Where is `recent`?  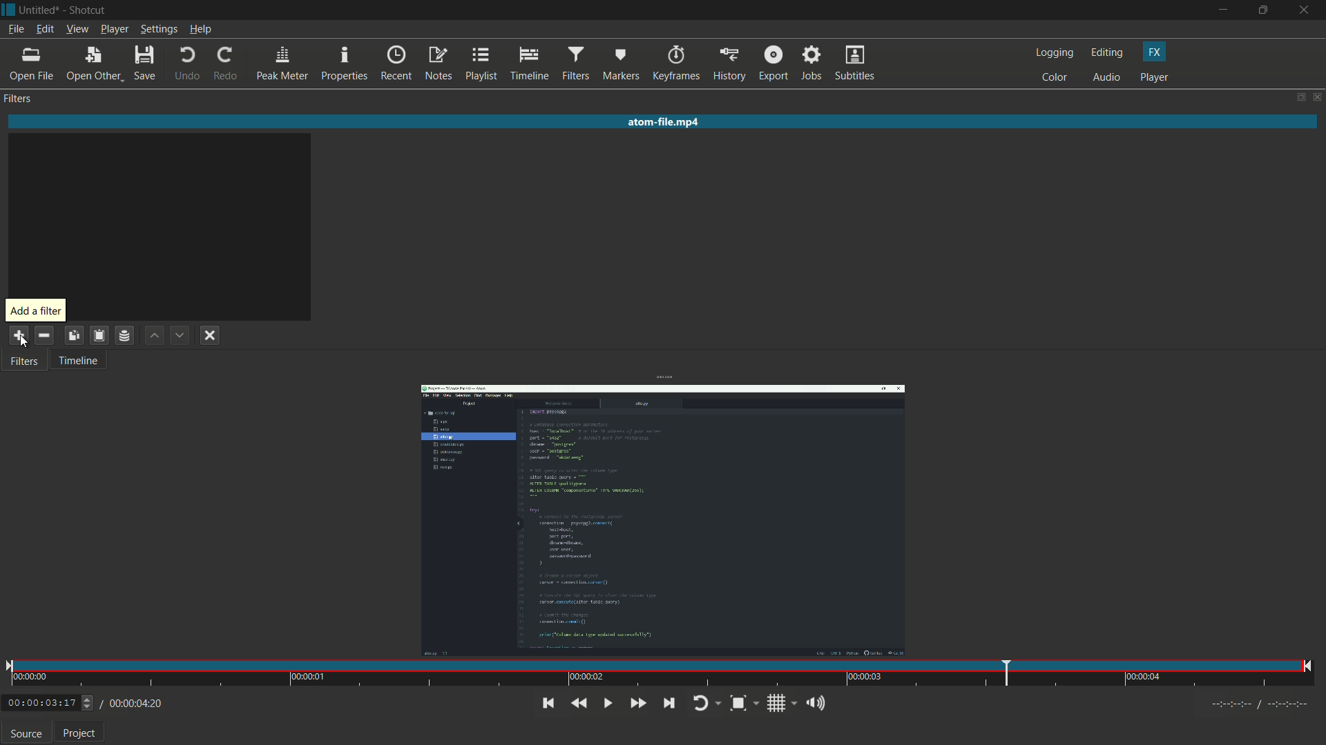 recent is located at coordinates (397, 64).